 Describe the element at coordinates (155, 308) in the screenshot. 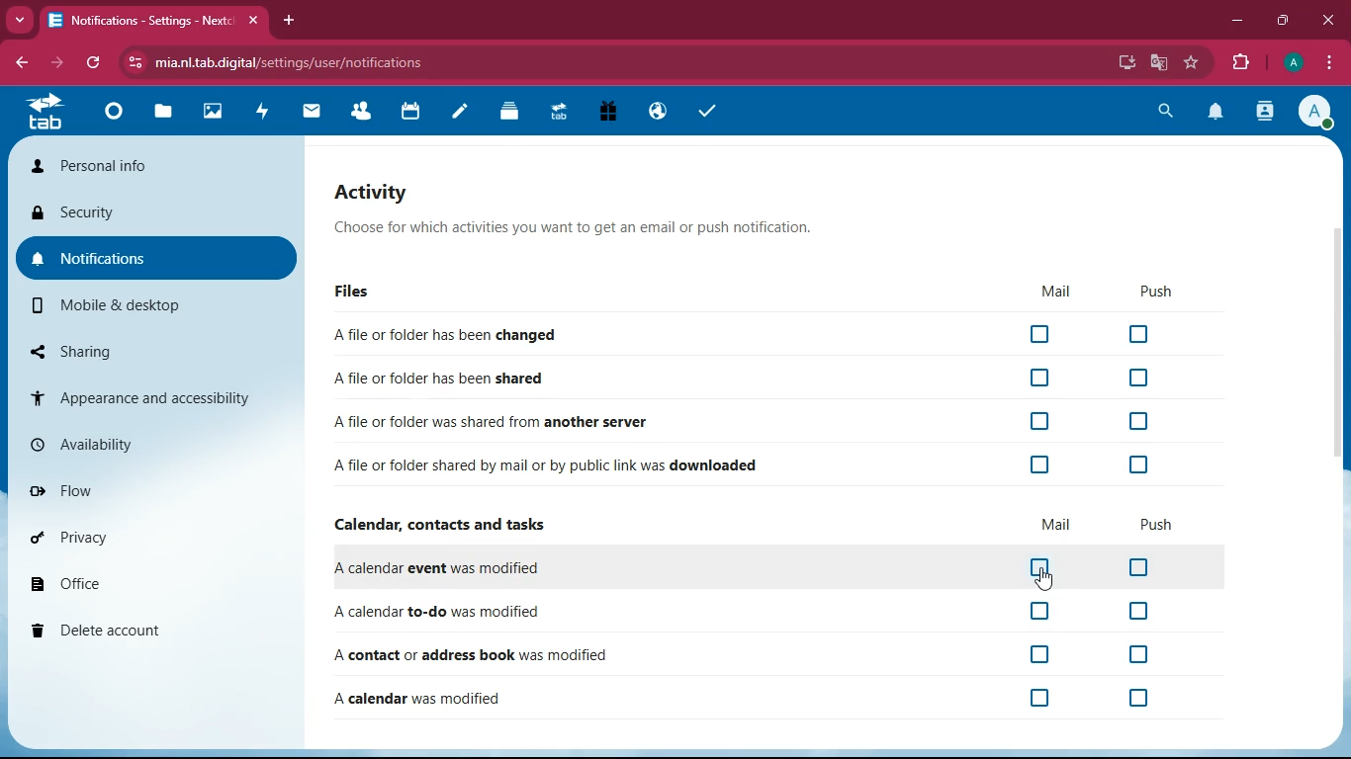

I see `mobile` at that location.